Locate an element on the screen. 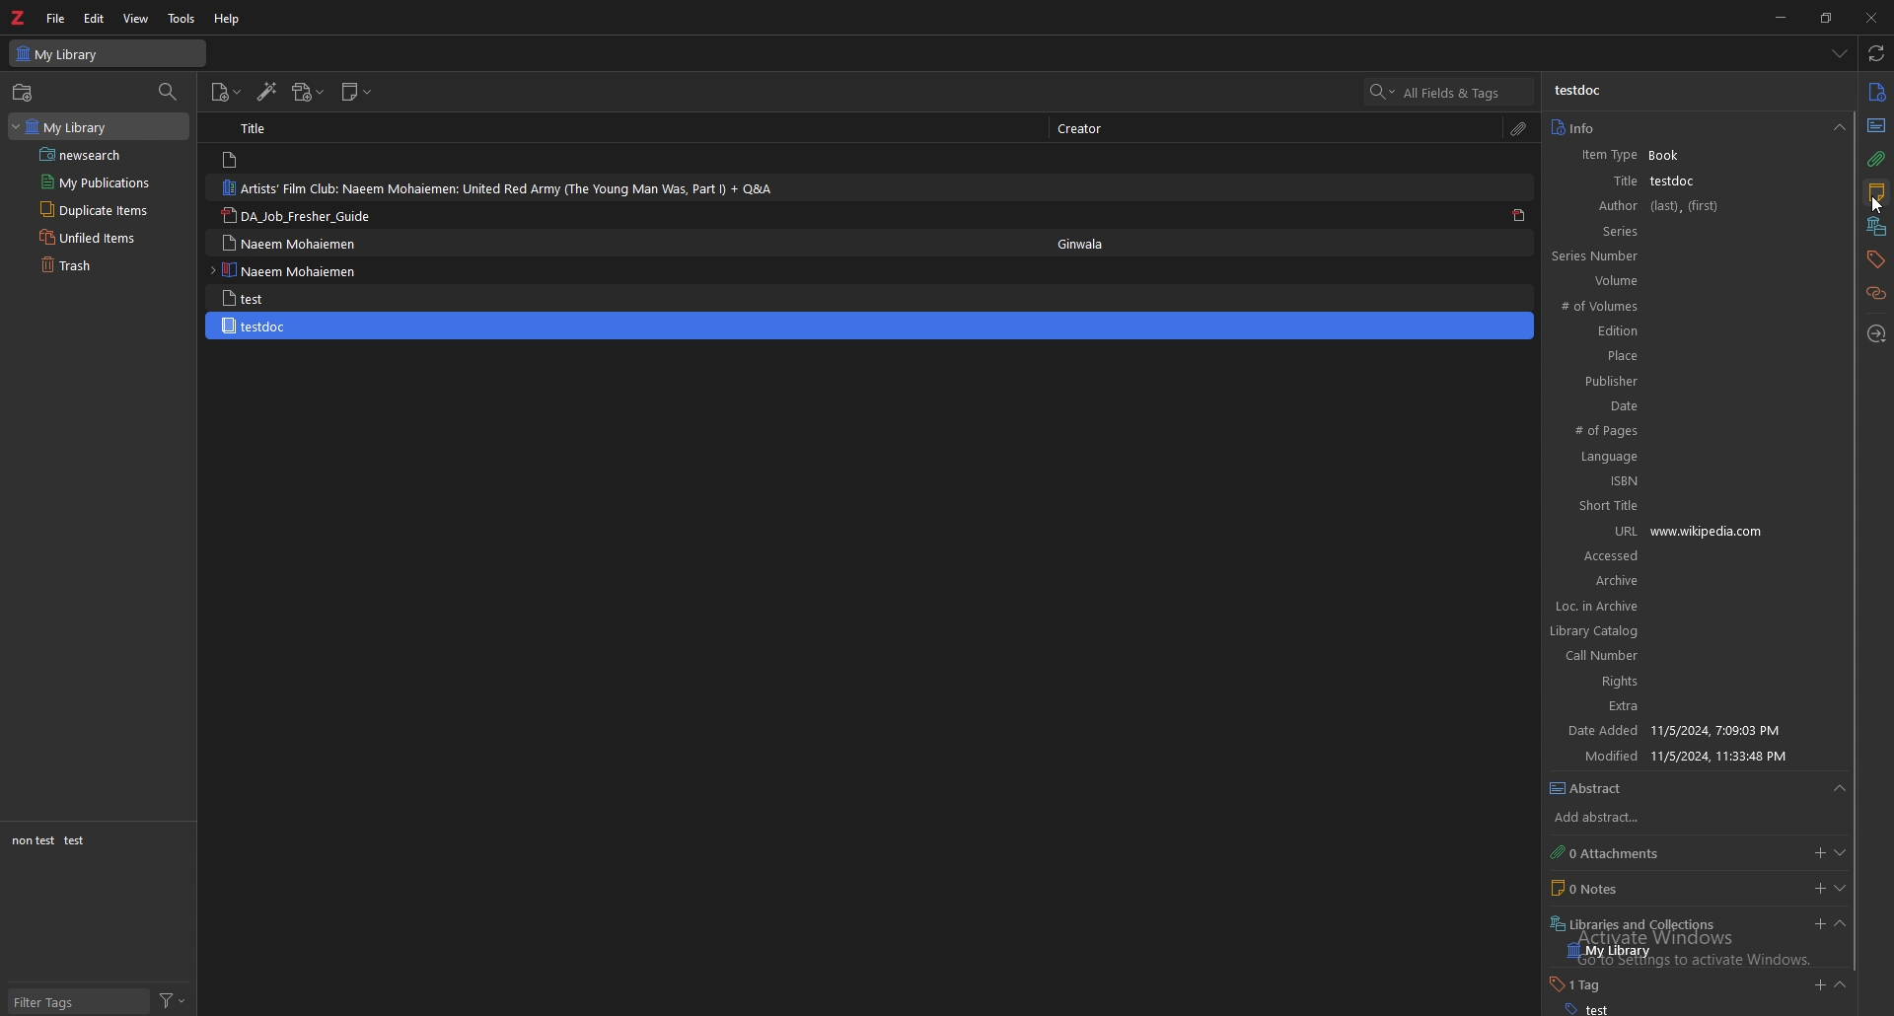 The image size is (1894, 1016). # of volumes is located at coordinates (1670, 308).